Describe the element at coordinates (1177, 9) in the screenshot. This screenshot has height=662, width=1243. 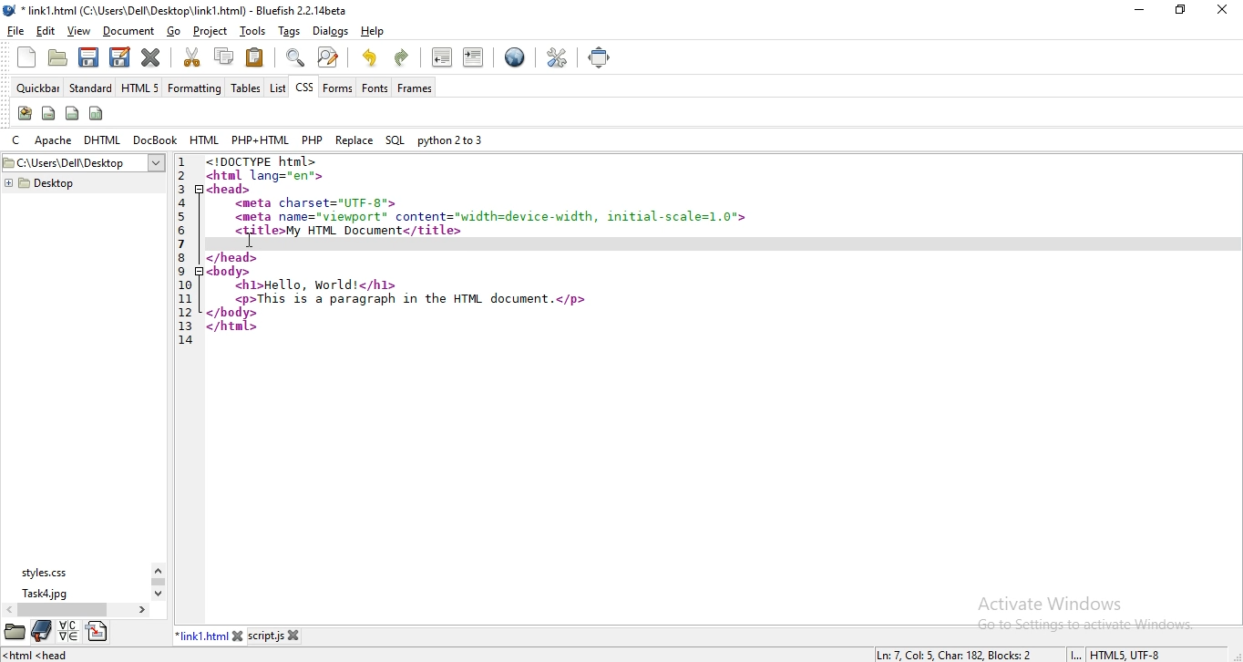
I see `restore window` at that location.